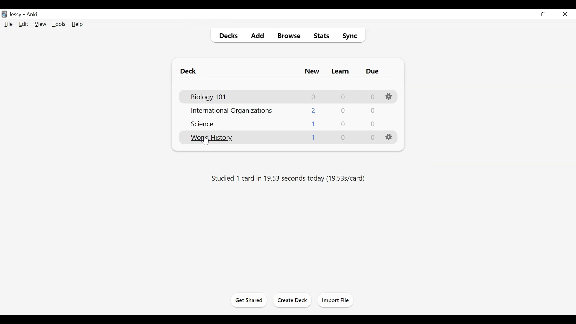 The width and height of the screenshot is (576, 324). Describe the element at coordinates (348, 36) in the screenshot. I see `Sync` at that location.